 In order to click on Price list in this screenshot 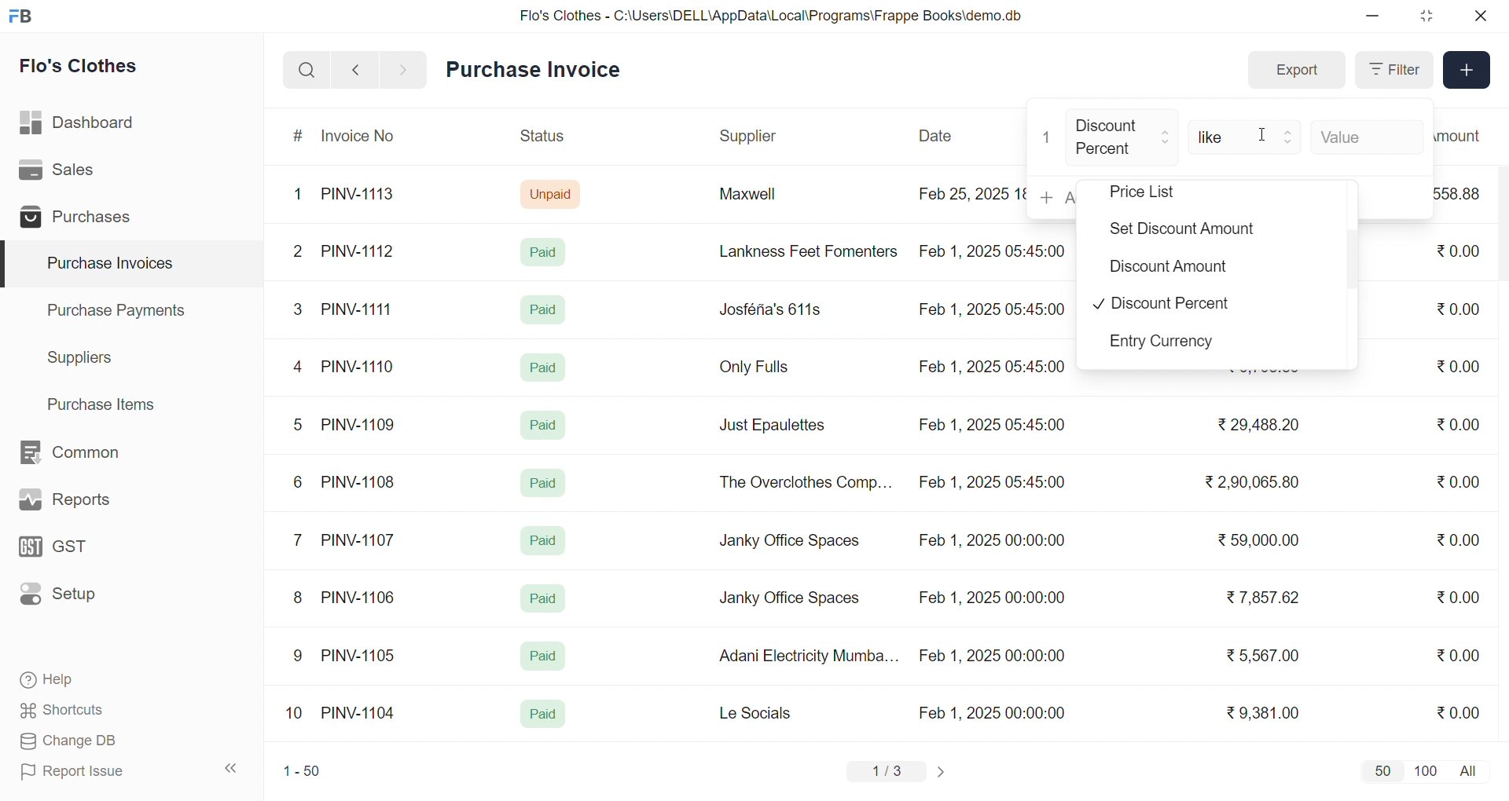, I will do `click(1165, 192)`.